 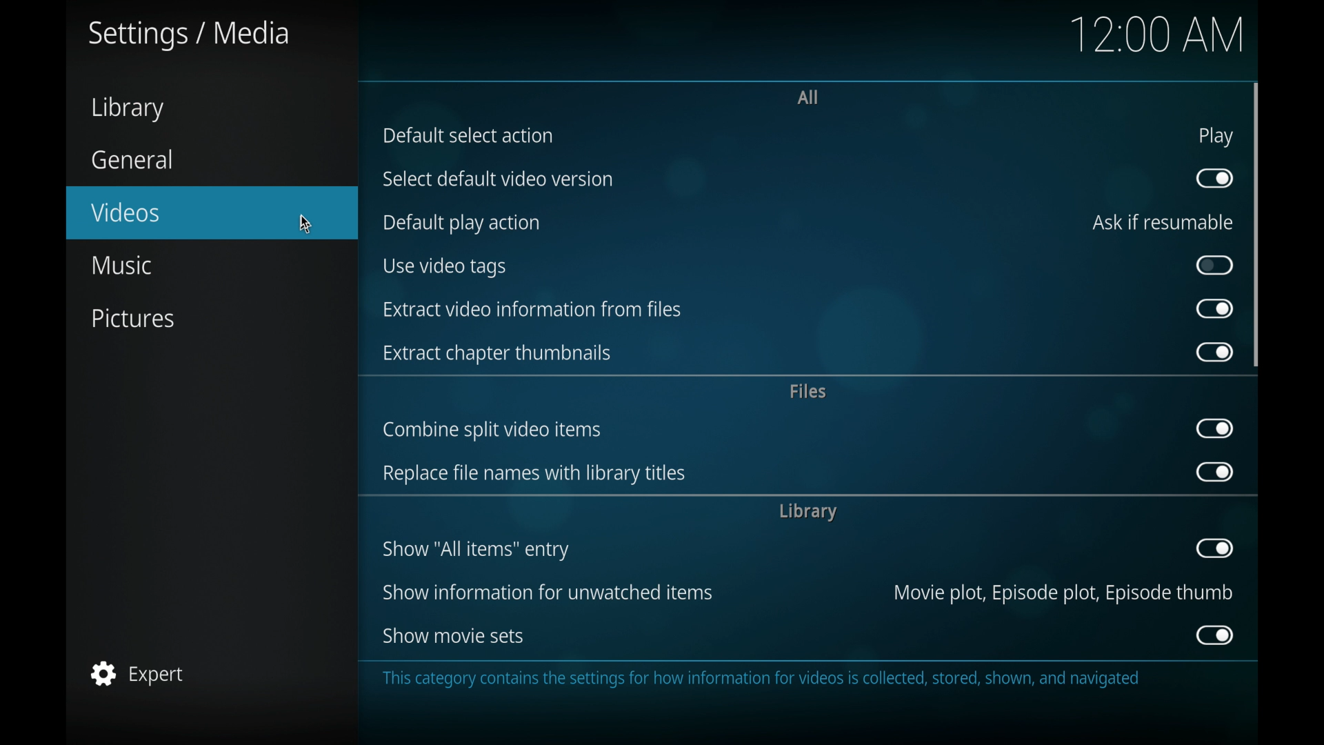 What do you see at coordinates (1158, 35) in the screenshot?
I see `12.00 am` at bounding box center [1158, 35].